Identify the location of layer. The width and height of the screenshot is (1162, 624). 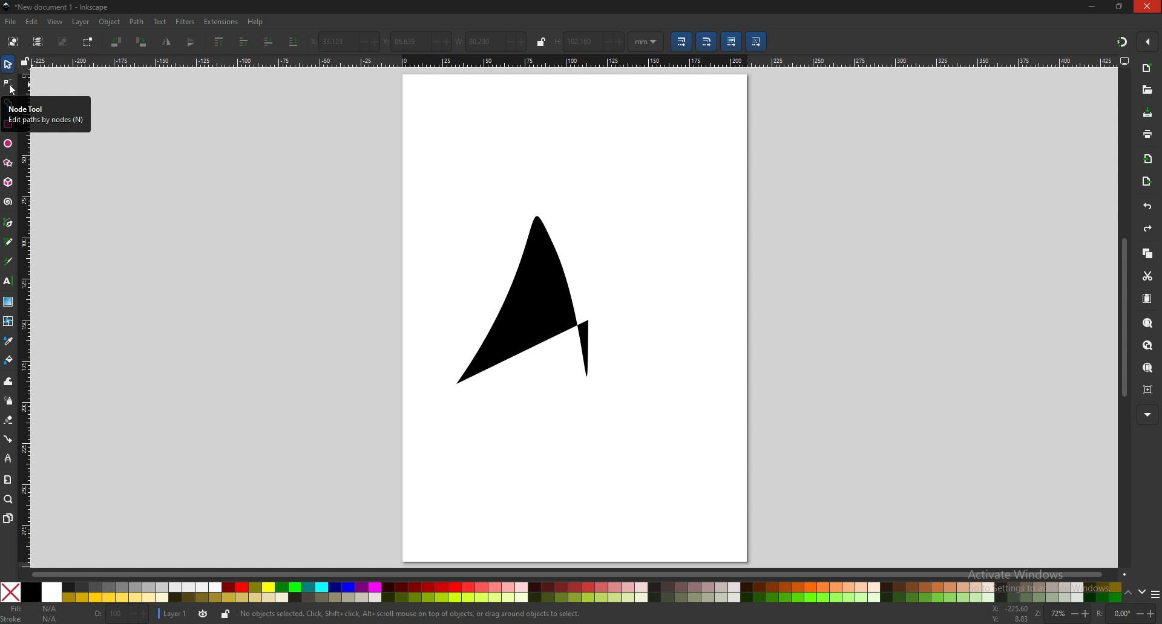
(80, 22).